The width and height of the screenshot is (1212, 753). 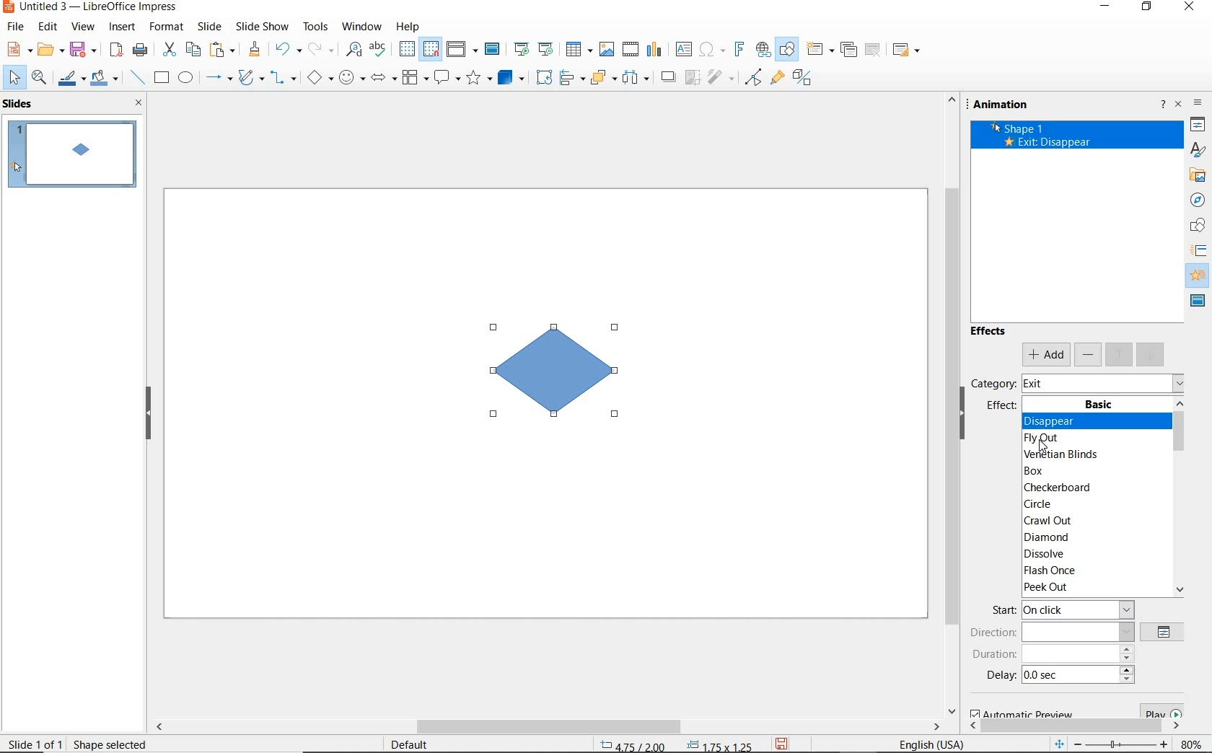 What do you see at coordinates (1088, 355) in the screenshot?
I see `remove effect` at bounding box center [1088, 355].